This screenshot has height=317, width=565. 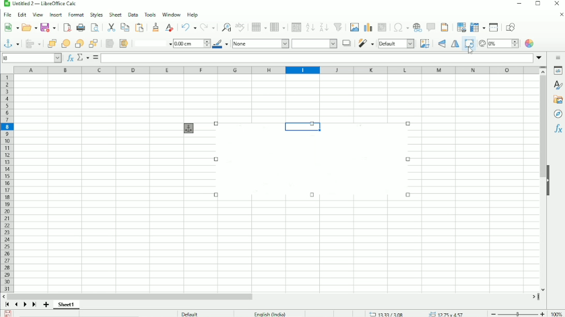 What do you see at coordinates (46, 305) in the screenshot?
I see `Add sheet` at bounding box center [46, 305].